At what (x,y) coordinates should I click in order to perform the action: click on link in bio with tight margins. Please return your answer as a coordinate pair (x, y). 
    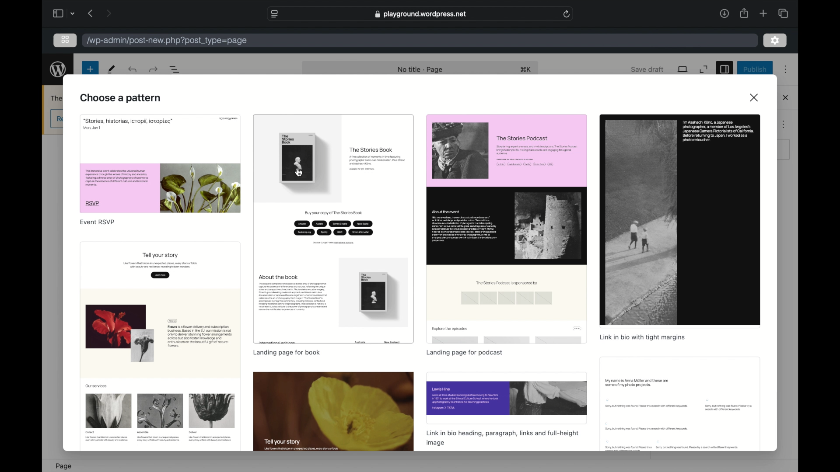
    Looking at the image, I should click on (643, 338).